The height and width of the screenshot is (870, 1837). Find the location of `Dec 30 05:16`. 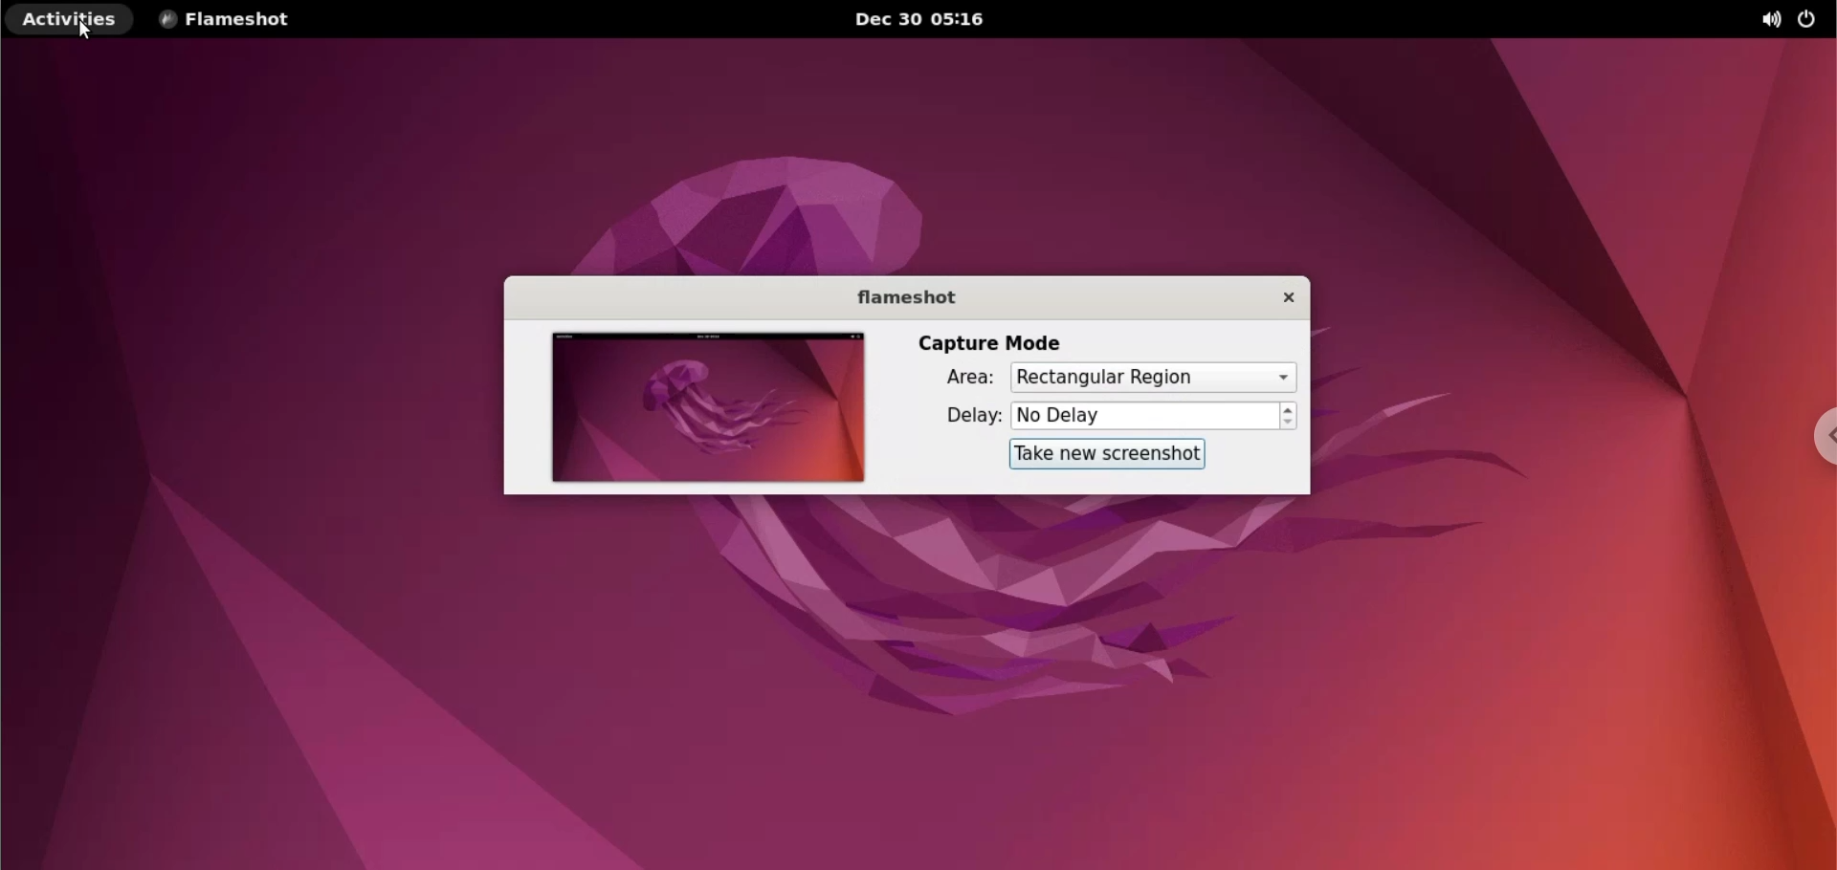

Dec 30 05:16 is located at coordinates (928, 19).